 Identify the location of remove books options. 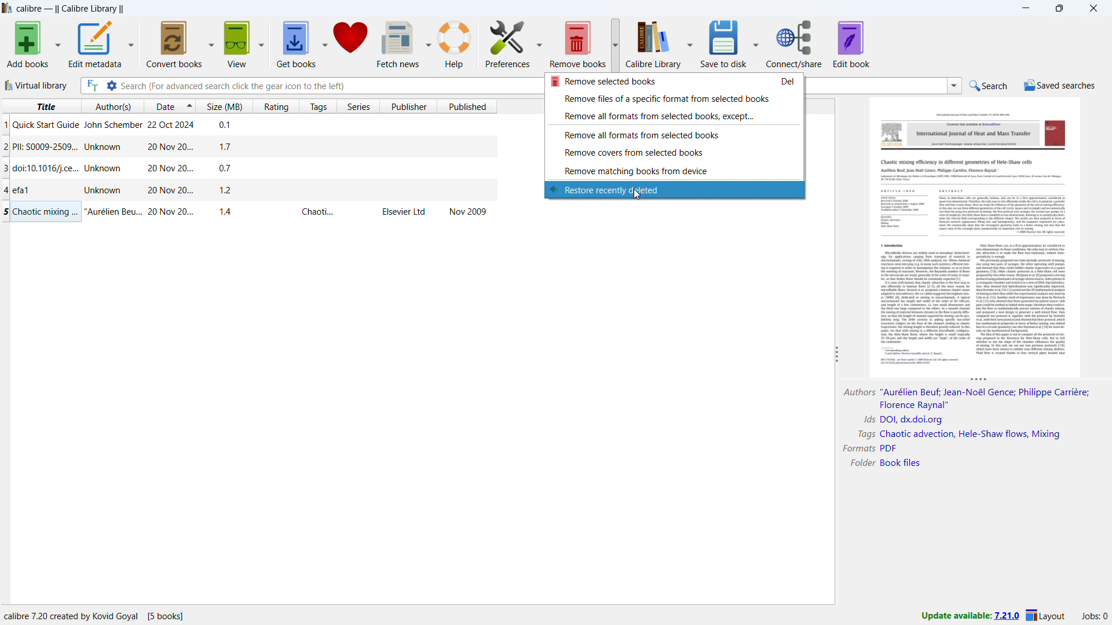
(616, 45).